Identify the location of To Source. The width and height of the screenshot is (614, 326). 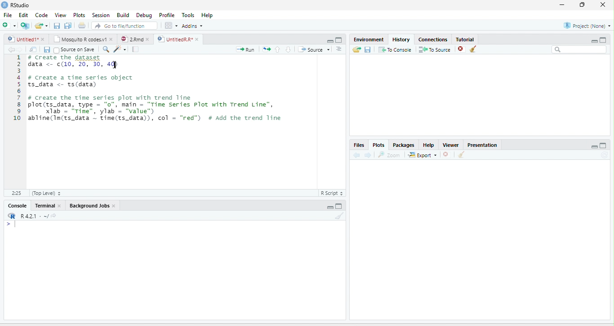
(434, 49).